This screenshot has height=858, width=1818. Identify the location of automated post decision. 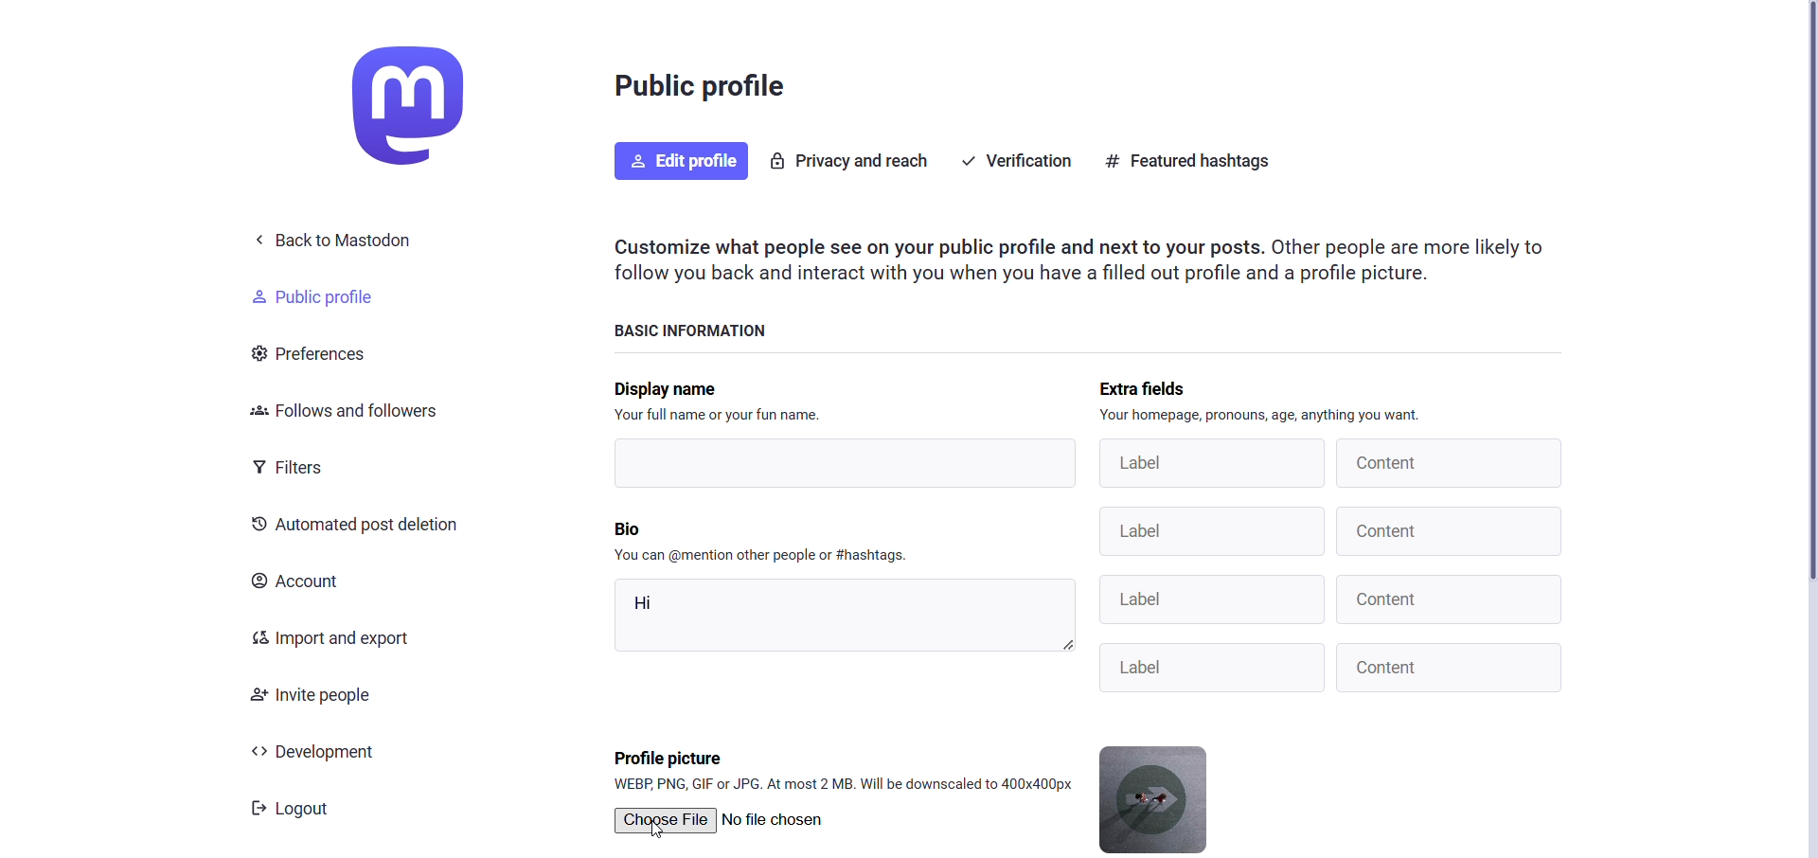
(358, 524).